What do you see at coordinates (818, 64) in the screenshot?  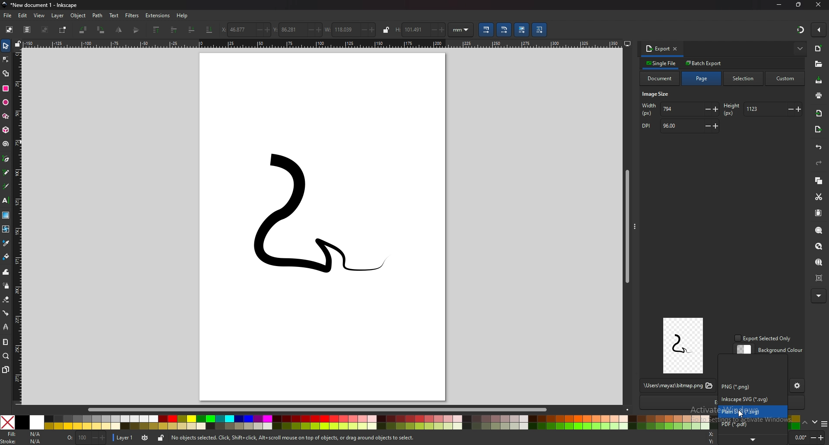 I see `open` at bounding box center [818, 64].